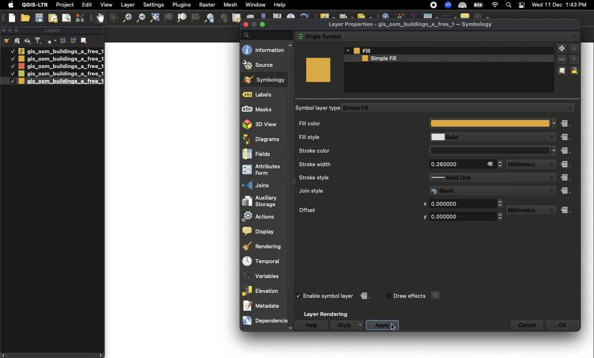  Describe the element at coordinates (521, 5) in the screenshot. I see `Notification` at that location.